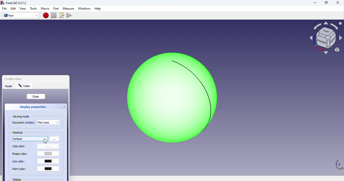 This screenshot has height=181, width=344. What do you see at coordinates (24, 9) in the screenshot?
I see `View` at bounding box center [24, 9].